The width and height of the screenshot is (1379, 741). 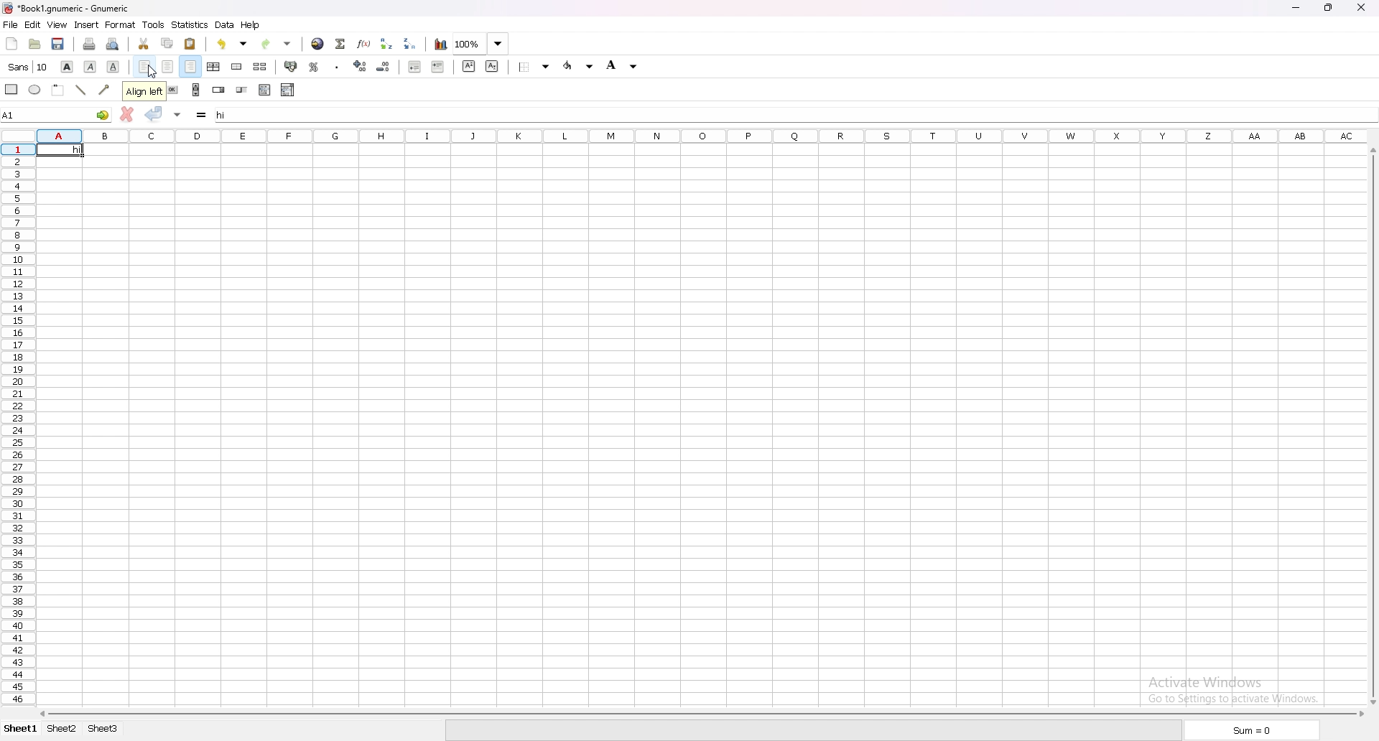 What do you see at coordinates (28, 67) in the screenshot?
I see `font` at bounding box center [28, 67].